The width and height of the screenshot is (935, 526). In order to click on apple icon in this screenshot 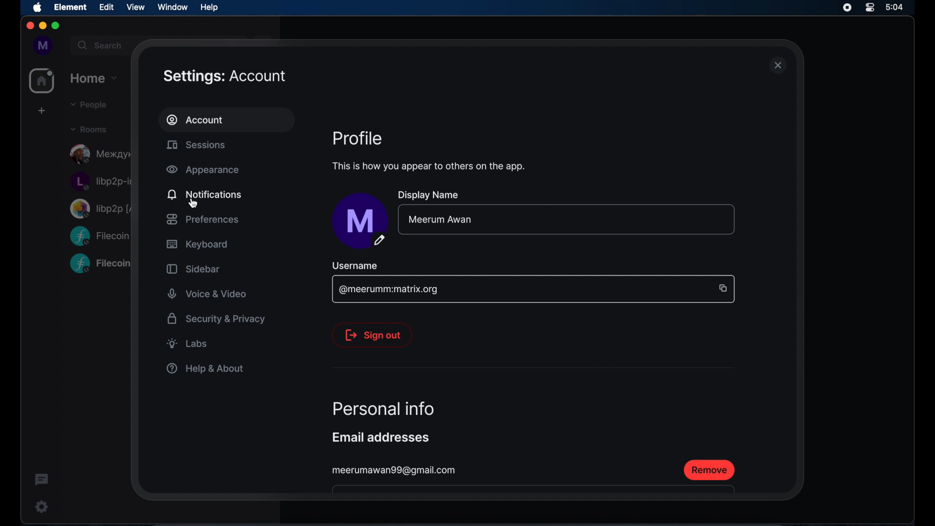, I will do `click(38, 8)`.